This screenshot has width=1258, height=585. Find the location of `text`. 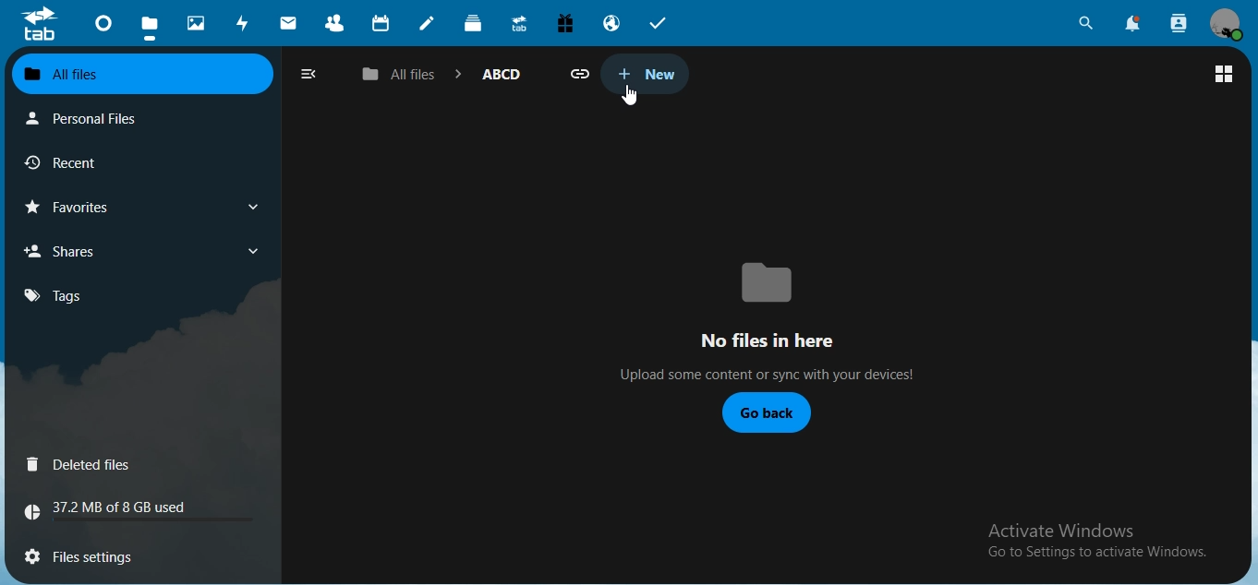

text is located at coordinates (115, 510).